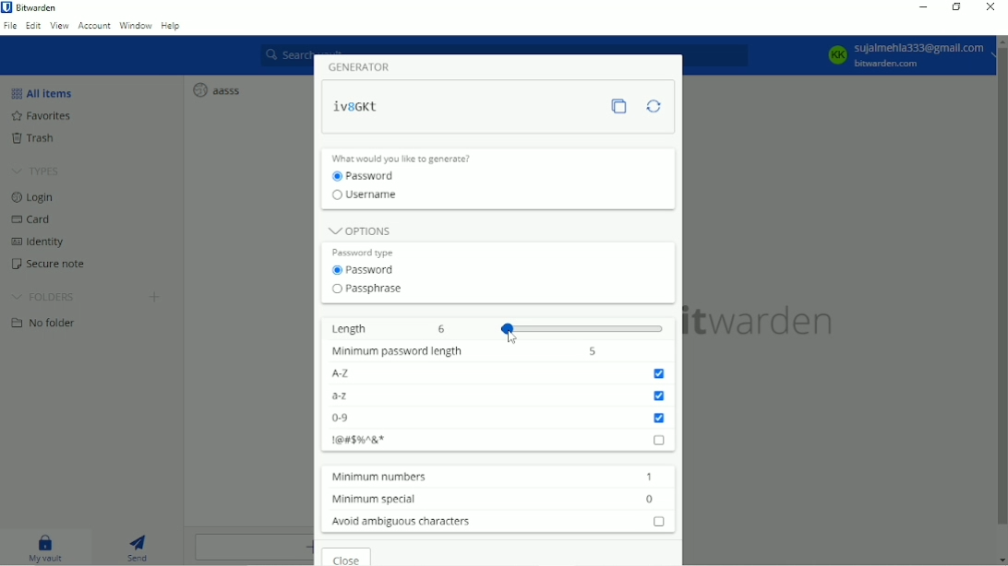  I want to click on Minimum special, so click(370, 498).